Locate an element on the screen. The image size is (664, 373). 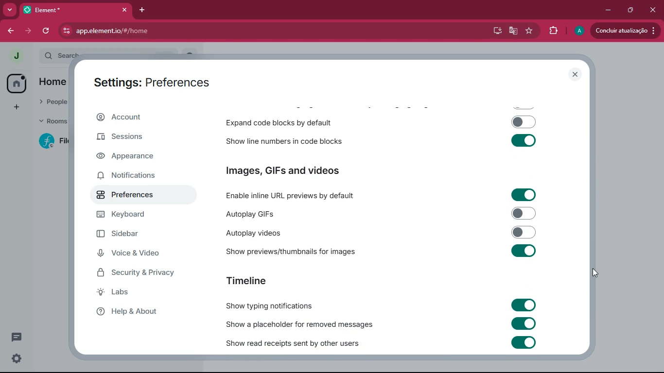
desktop is located at coordinates (495, 31).